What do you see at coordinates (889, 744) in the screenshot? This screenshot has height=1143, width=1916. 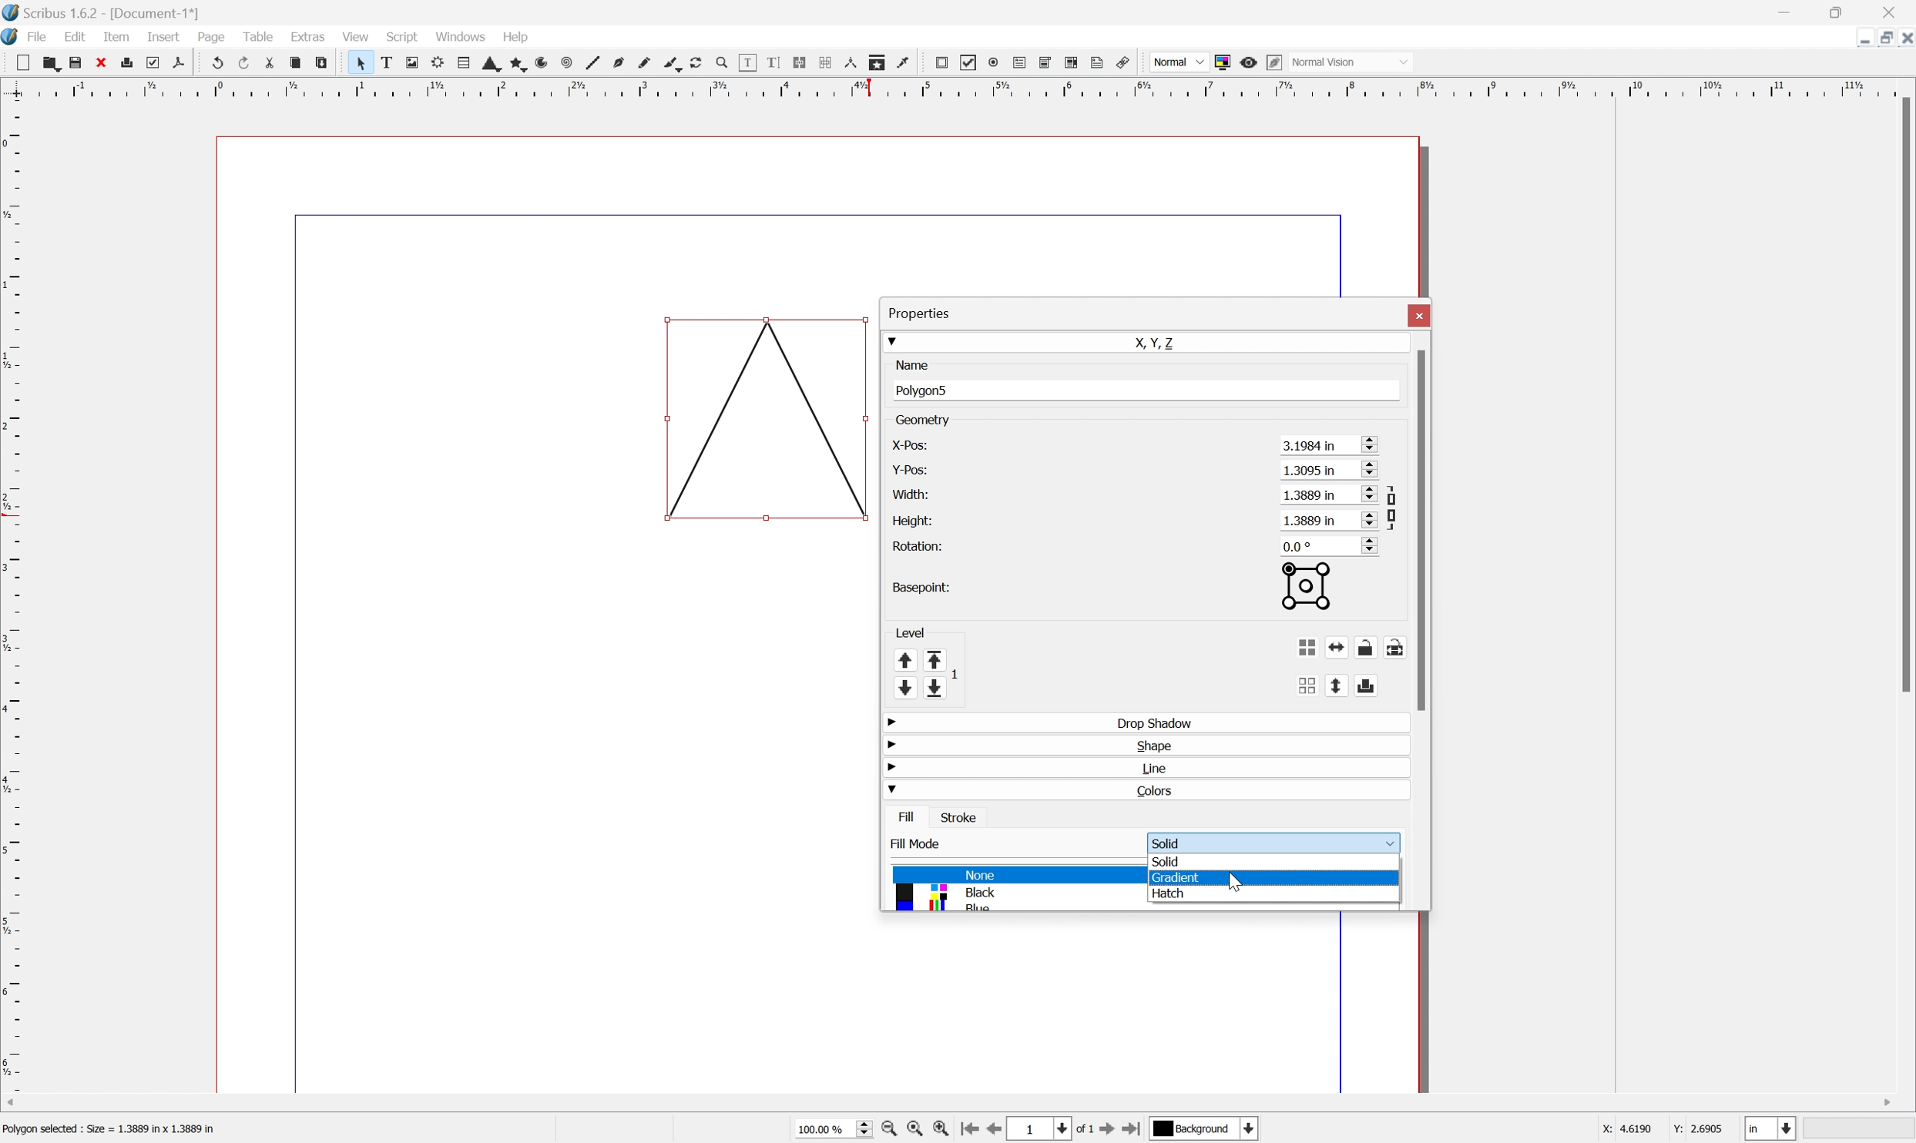 I see `Drop Down` at bounding box center [889, 744].